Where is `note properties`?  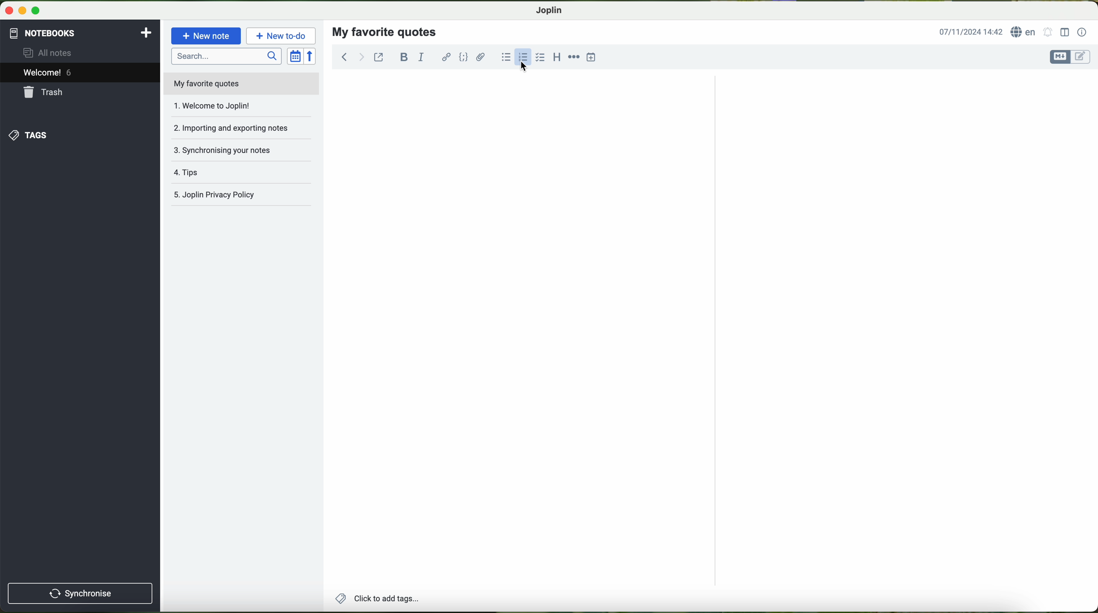
note properties is located at coordinates (1083, 32).